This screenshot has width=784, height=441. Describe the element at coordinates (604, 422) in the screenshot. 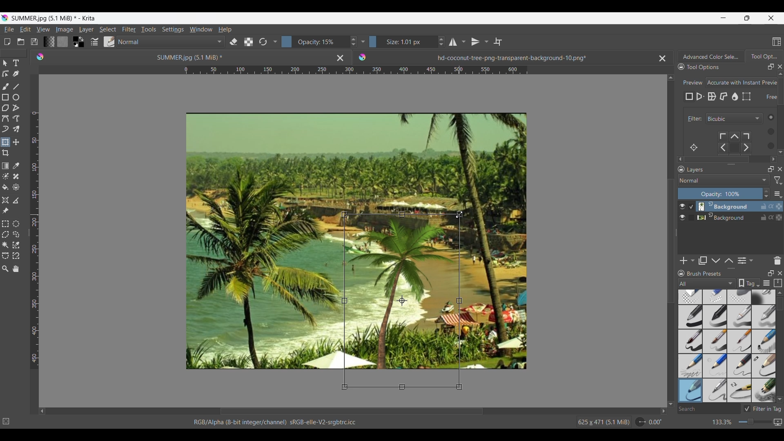

I see `Information about the selected image` at that location.